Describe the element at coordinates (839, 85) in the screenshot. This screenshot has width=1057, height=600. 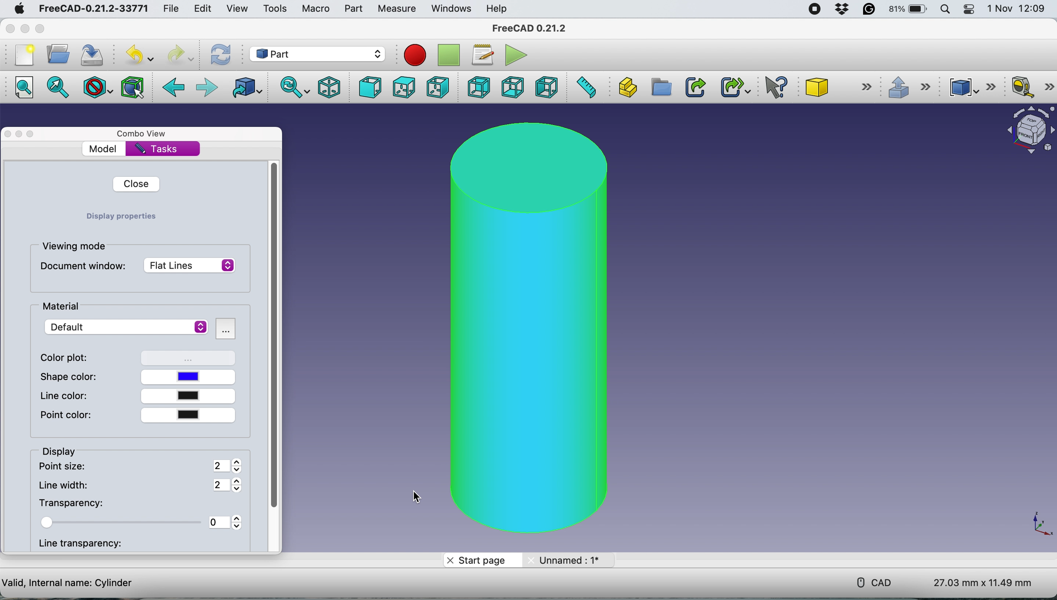
I see `cube` at that location.